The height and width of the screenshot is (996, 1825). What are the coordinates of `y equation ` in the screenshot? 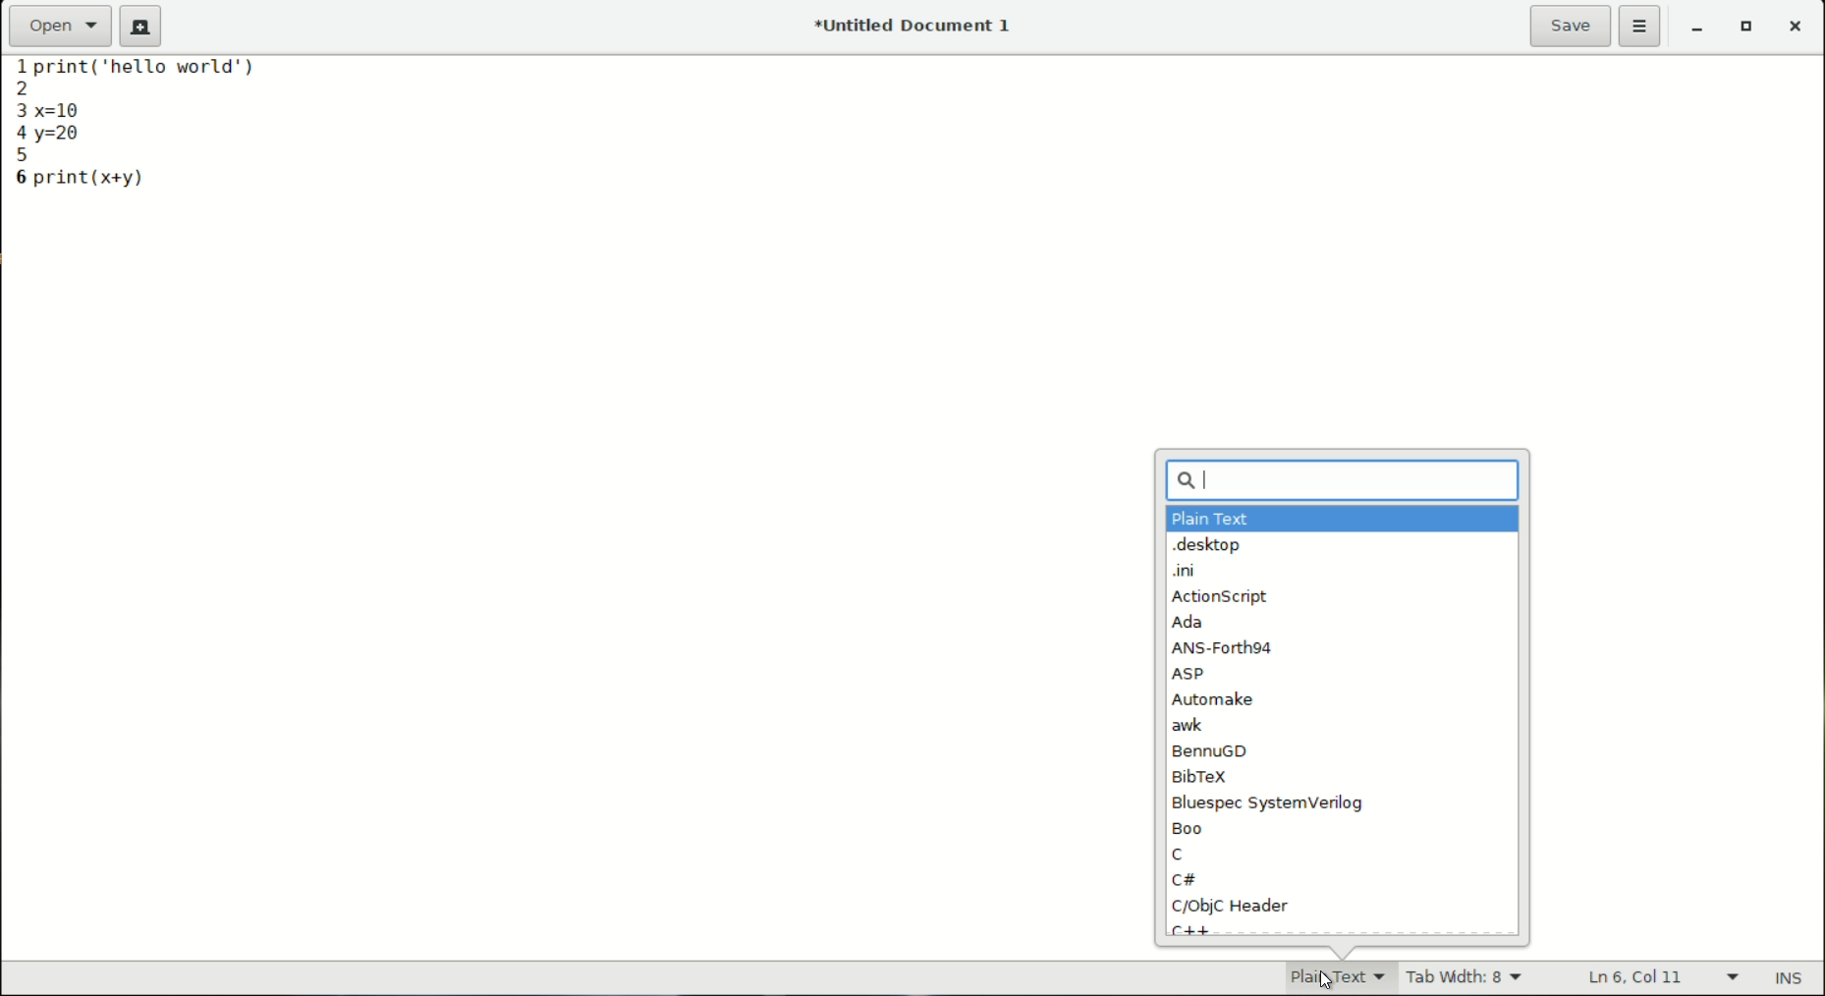 It's located at (63, 135).